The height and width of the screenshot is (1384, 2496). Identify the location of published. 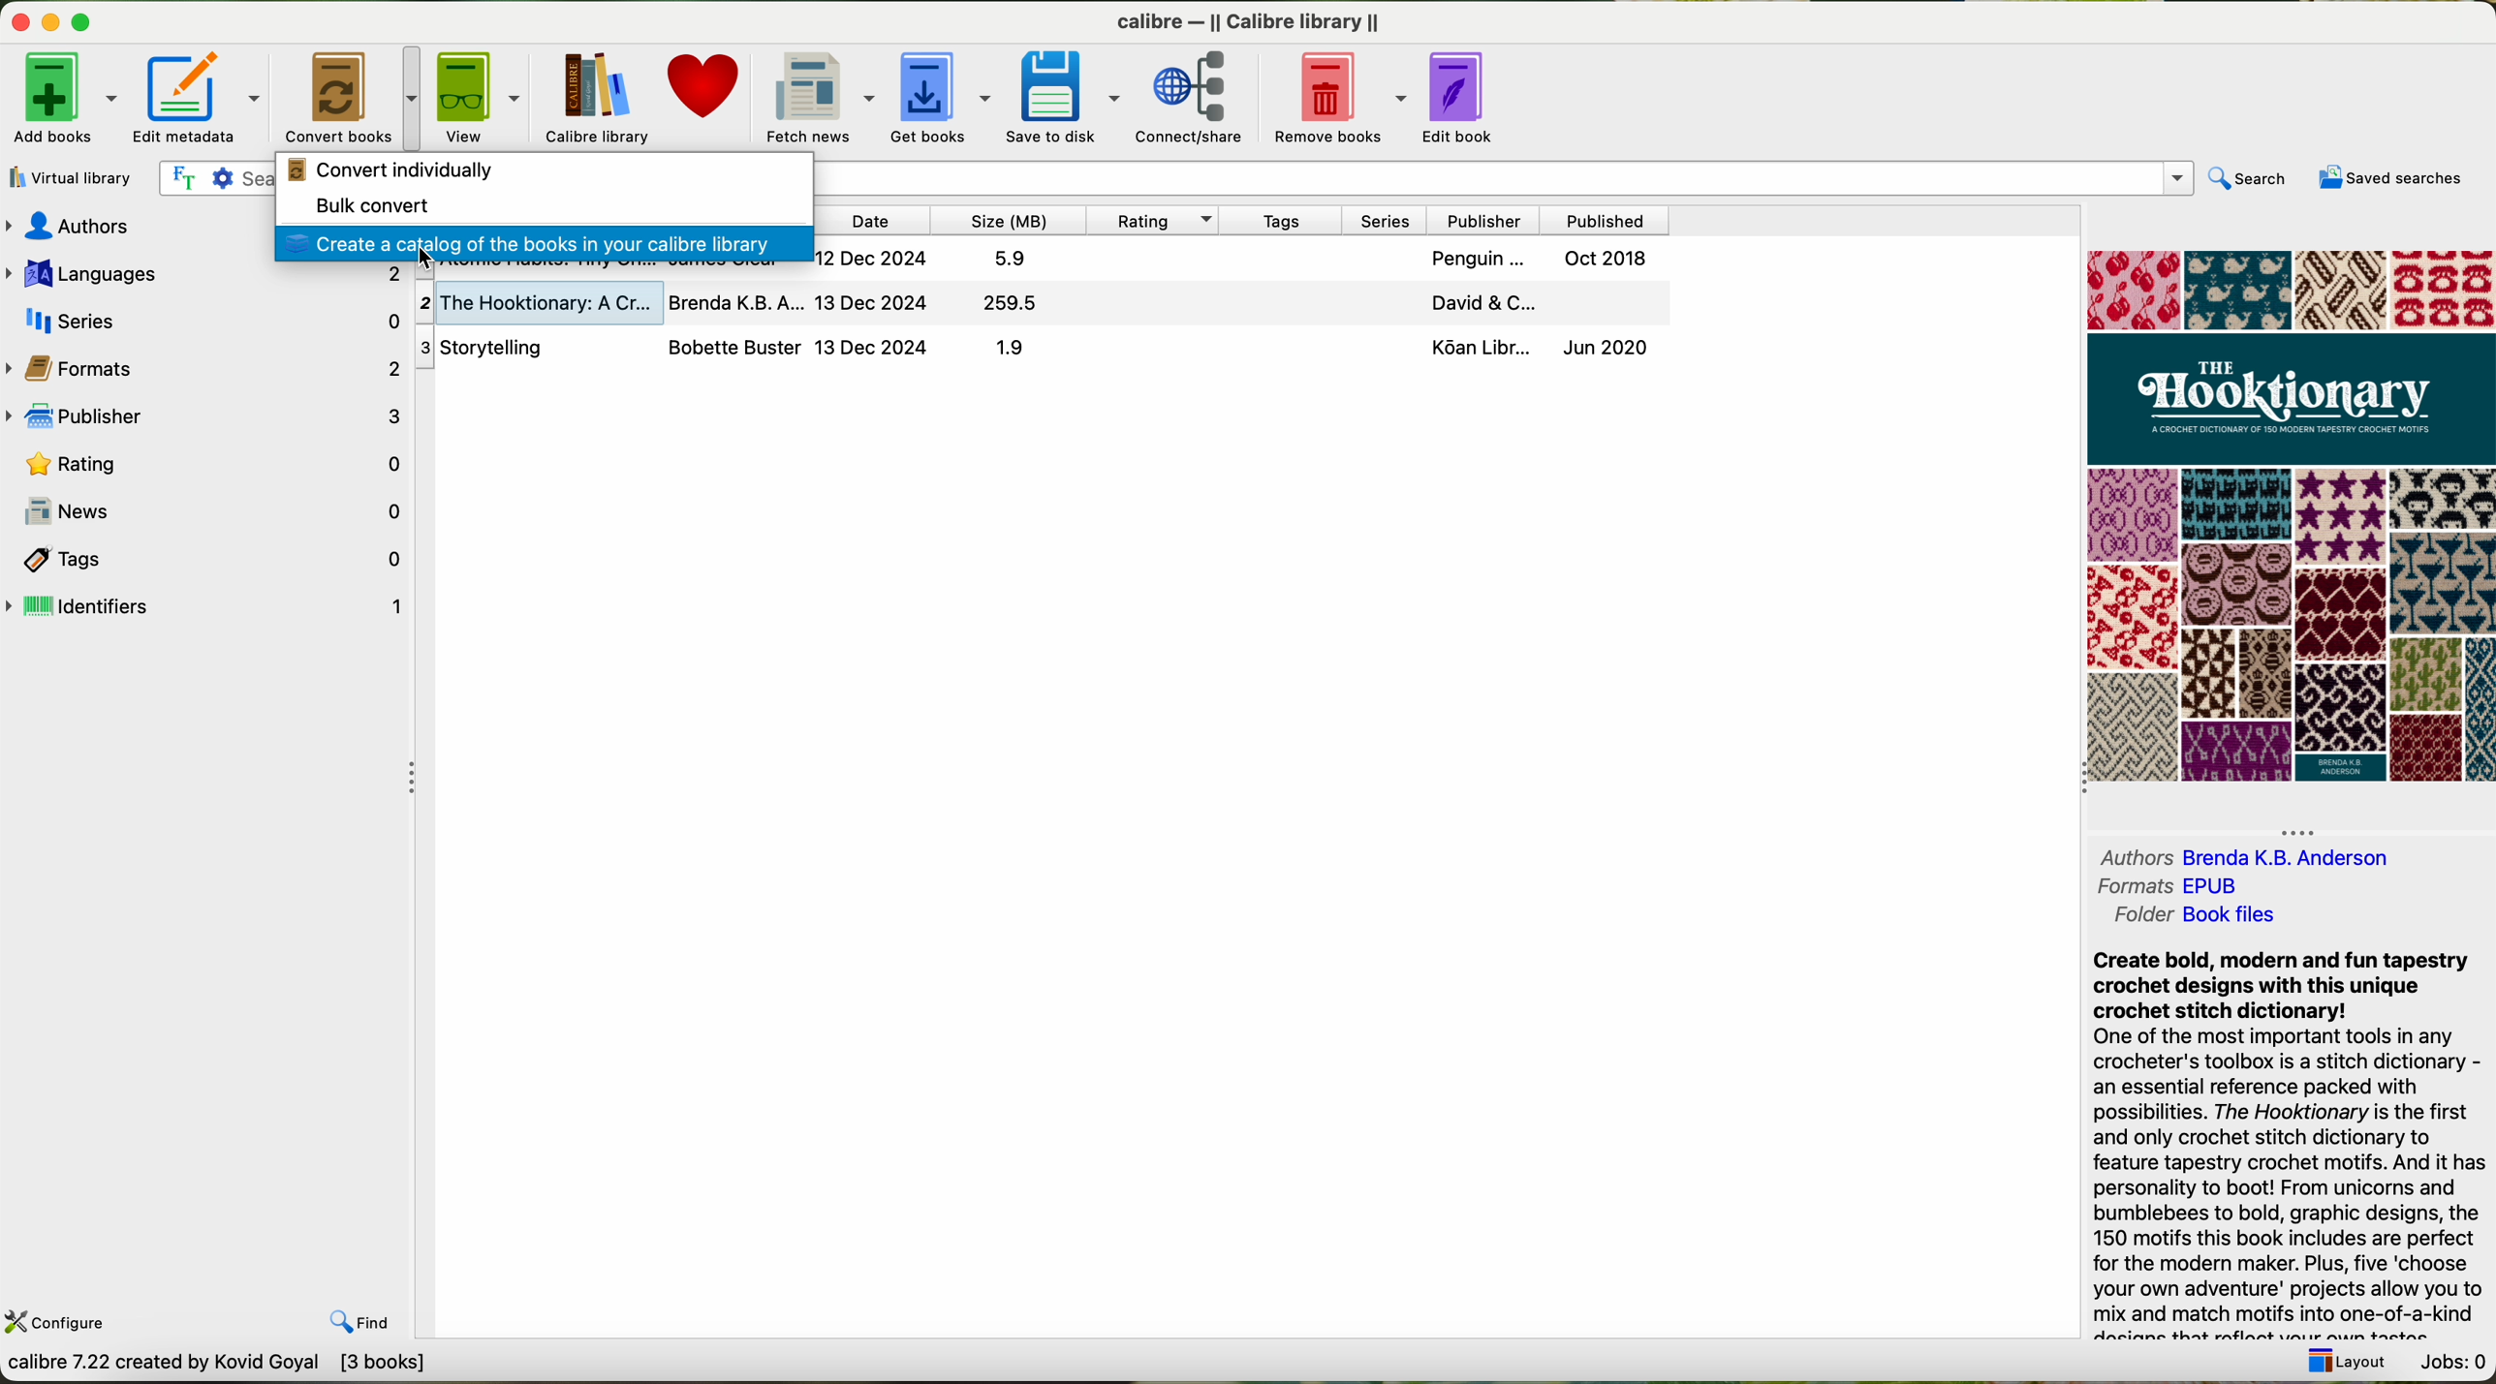
(1607, 222).